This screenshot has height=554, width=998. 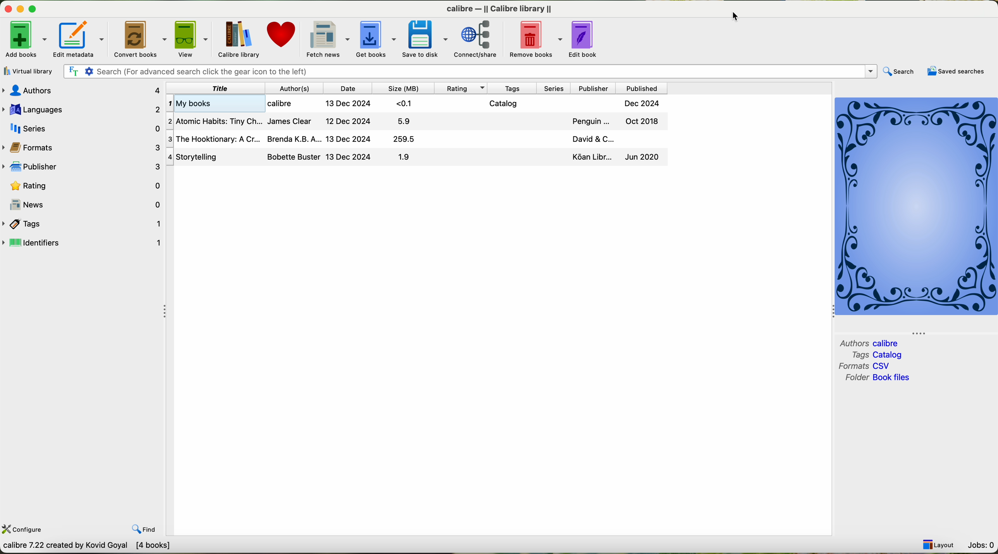 I want to click on tags, so click(x=84, y=224).